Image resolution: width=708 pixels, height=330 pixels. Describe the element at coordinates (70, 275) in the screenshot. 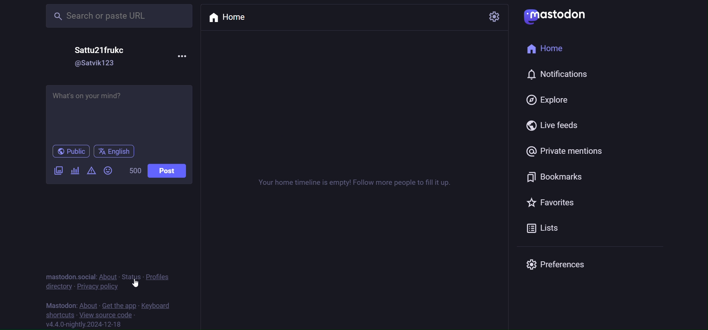

I see `text` at that location.